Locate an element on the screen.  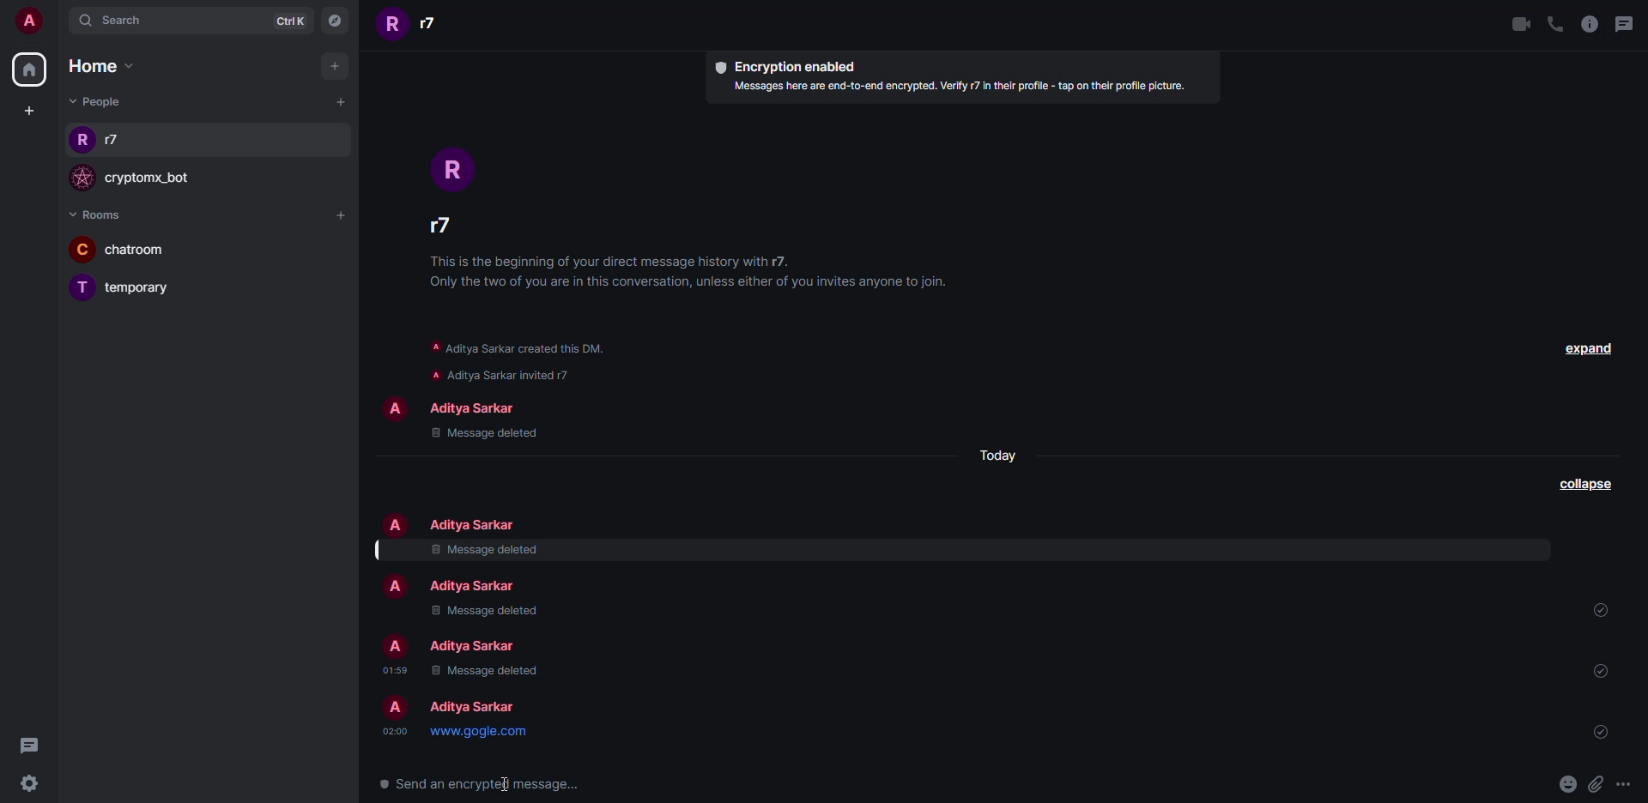
home is located at coordinates (28, 72).